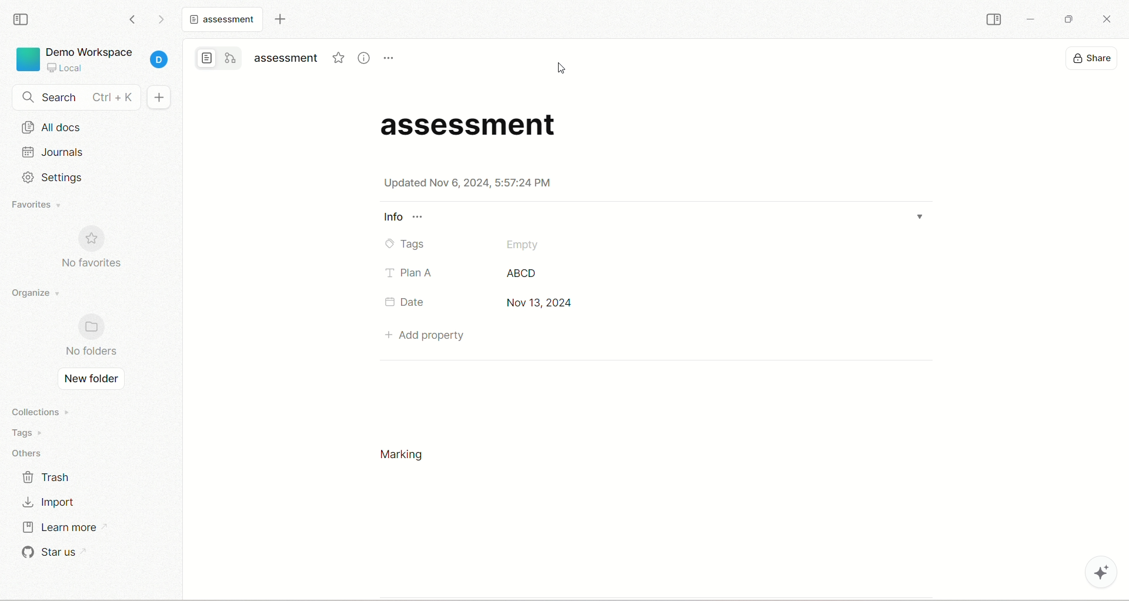 This screenshot has width=1129, height=601. Describe the element at coordinates (409, 303) in the screenshot. I see `date` at that location.